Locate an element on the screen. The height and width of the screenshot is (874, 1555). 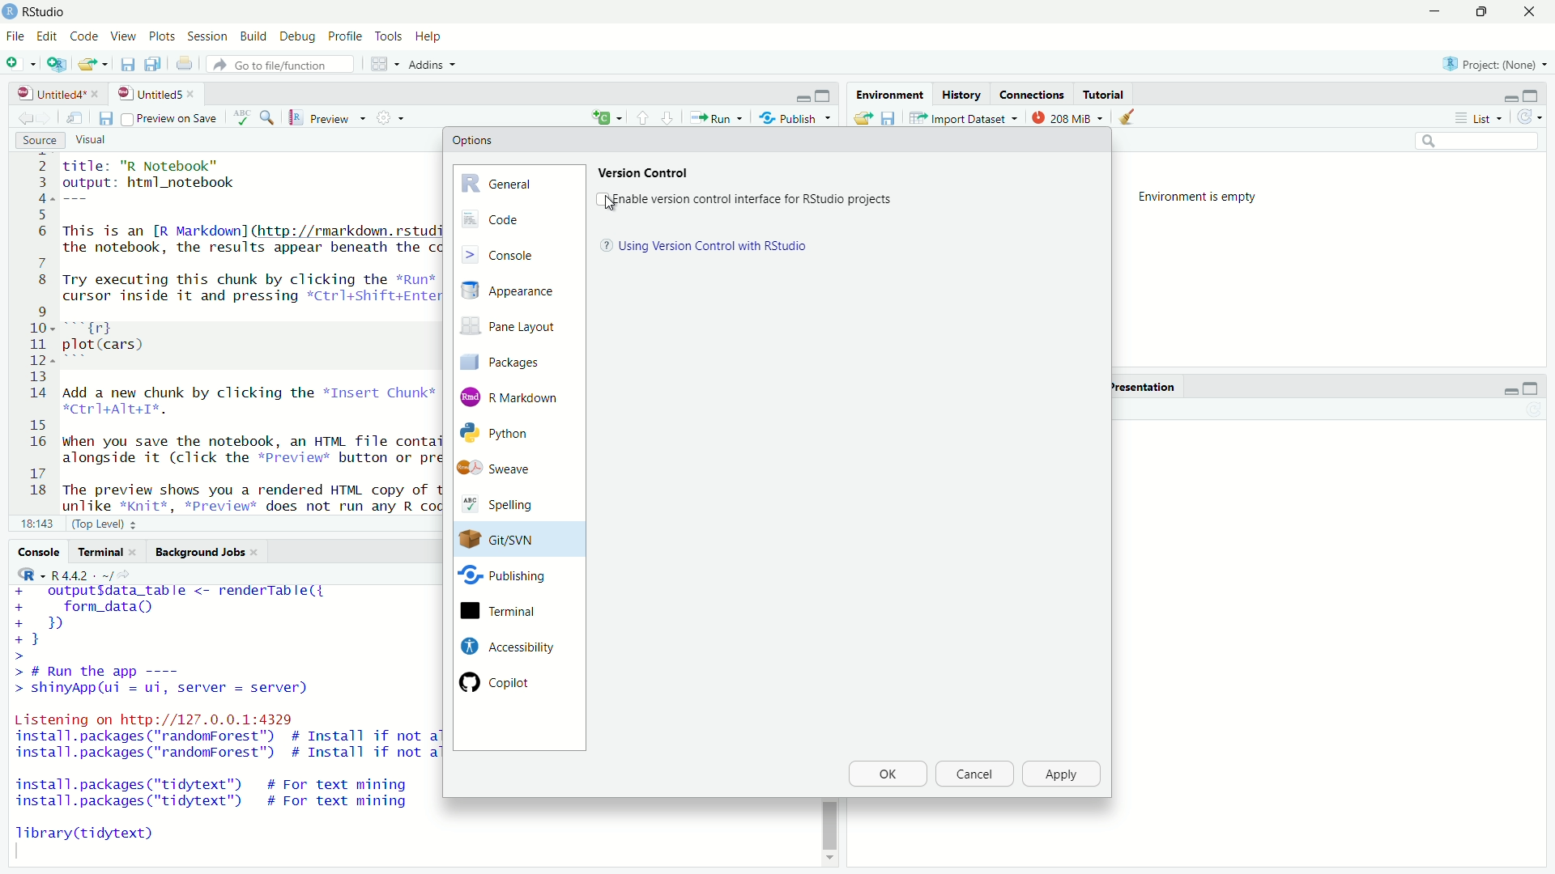
minimize is located at coordinates (1509, 389).